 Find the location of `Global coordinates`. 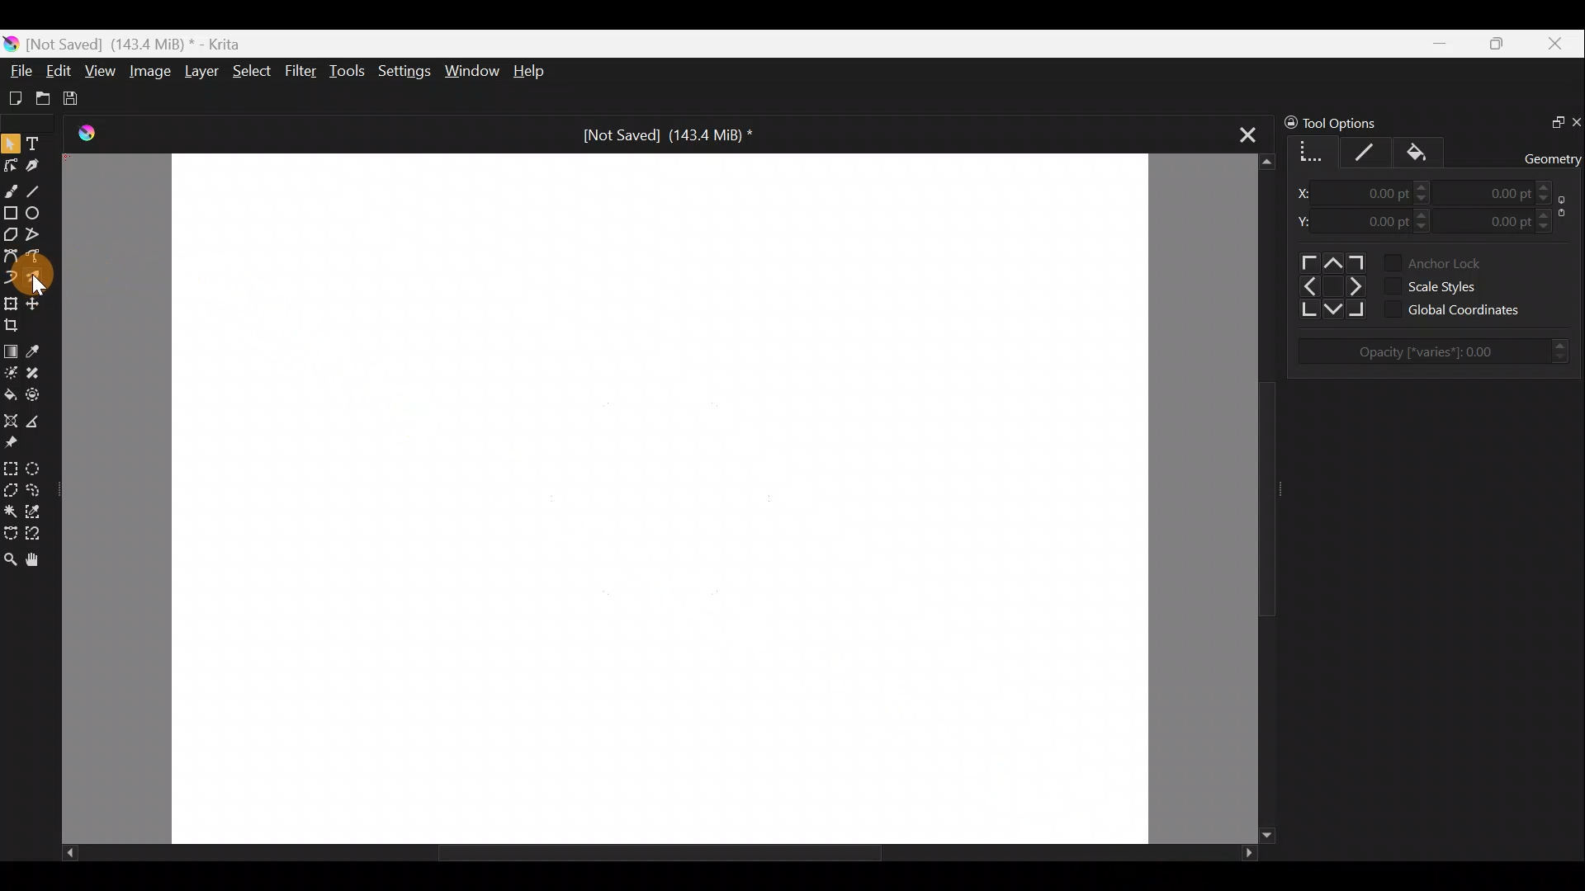

Global coordinates is located at coordinates (1471, 310).